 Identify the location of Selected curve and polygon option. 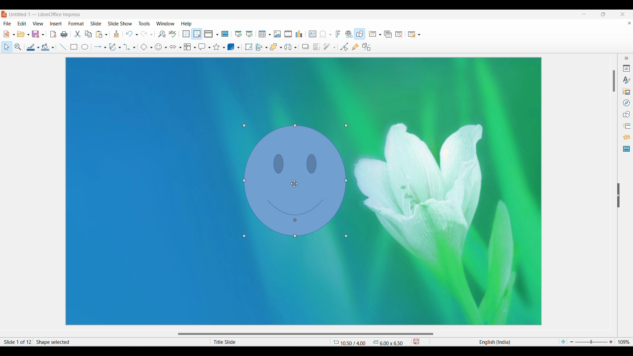
(113, 47).